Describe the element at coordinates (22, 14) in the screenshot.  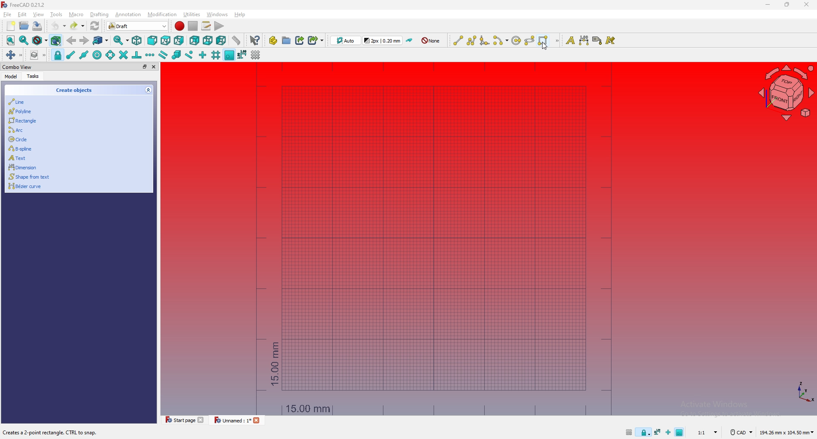
I see `edit` at that location.